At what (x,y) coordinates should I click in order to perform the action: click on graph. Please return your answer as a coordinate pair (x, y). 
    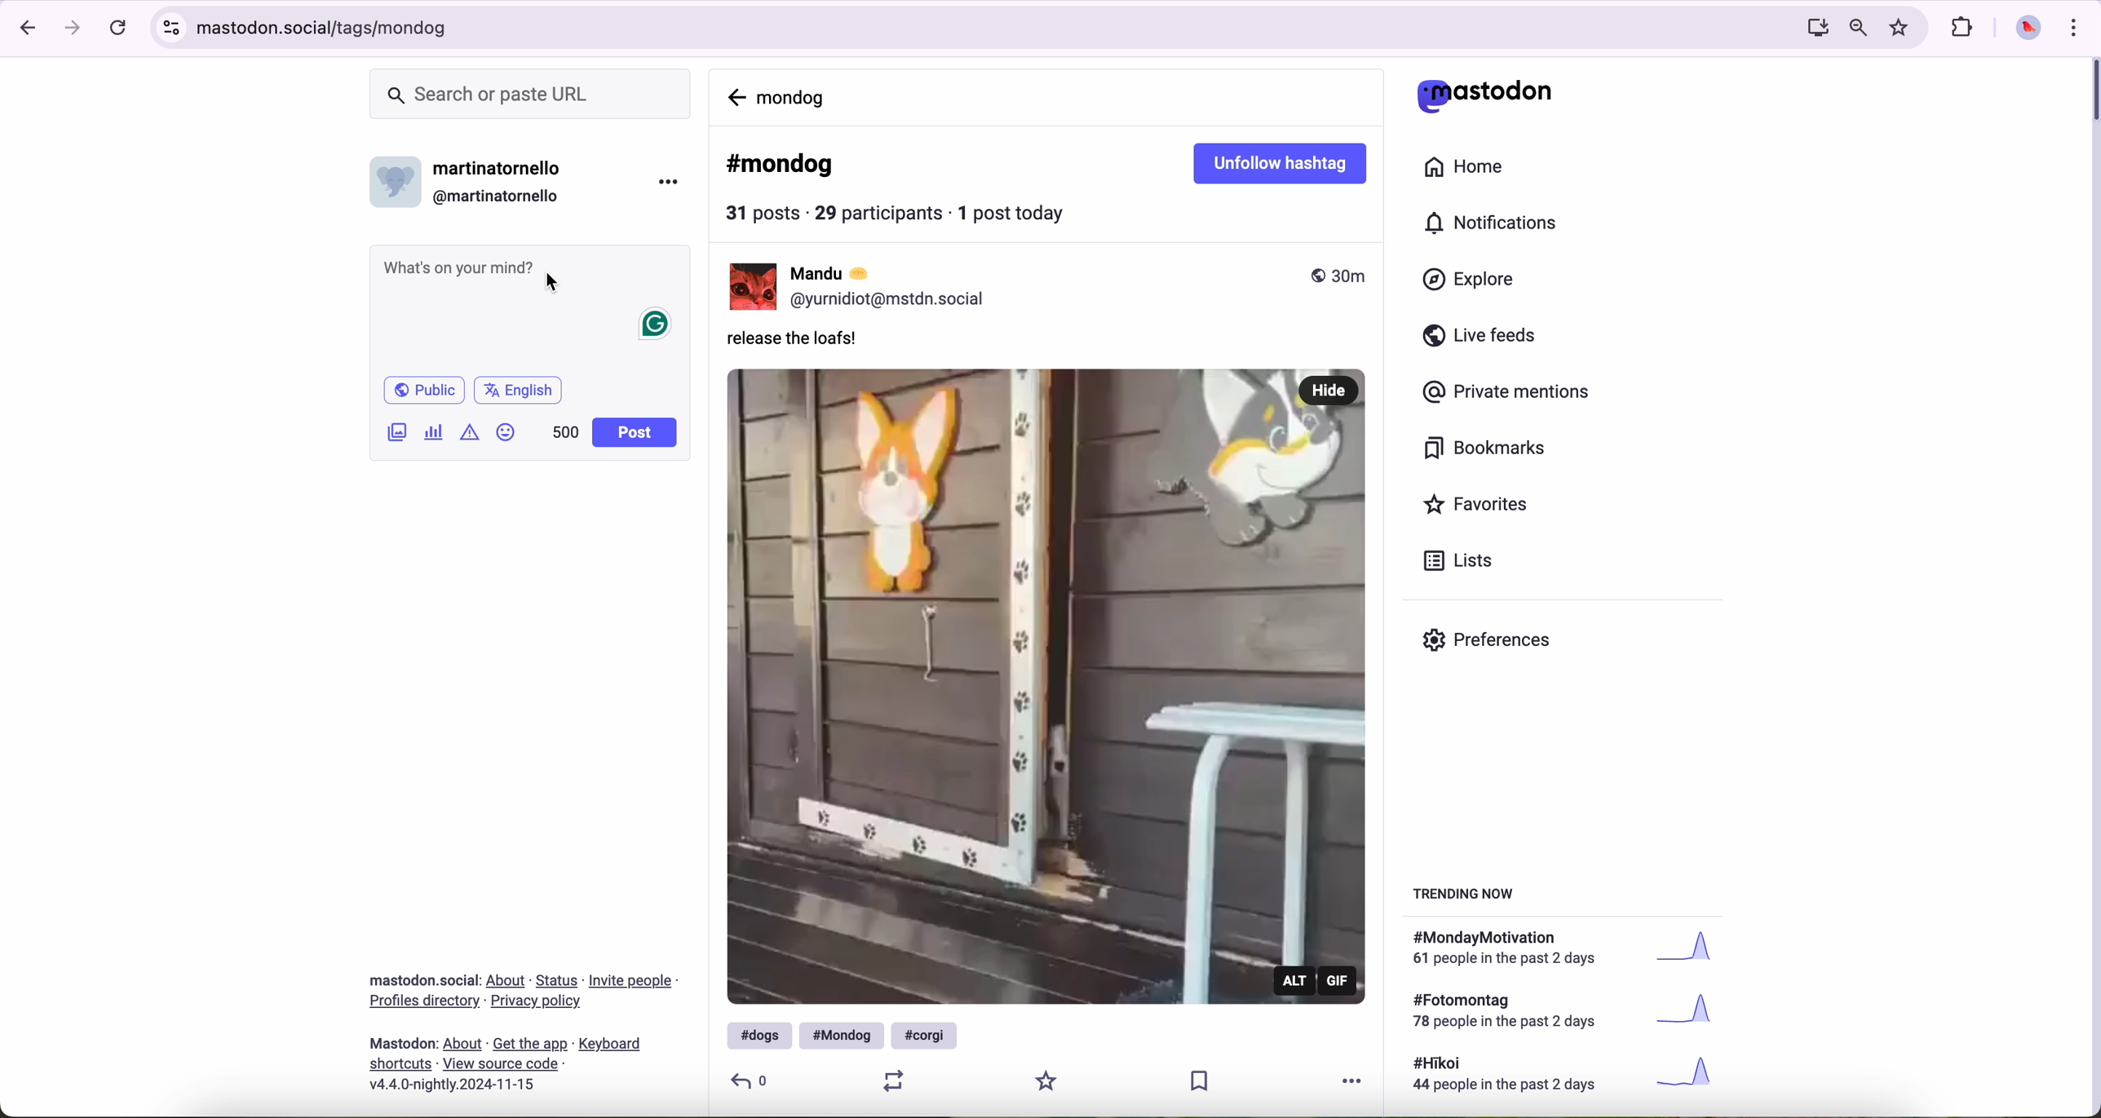
    Looking at the image, I should click on (1697, 951).